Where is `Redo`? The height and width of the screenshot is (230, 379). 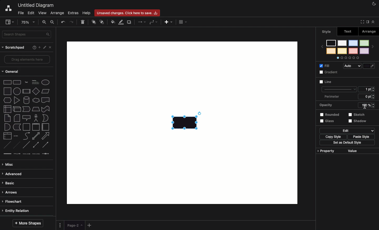 Redo is located at coordinates (72, 23).